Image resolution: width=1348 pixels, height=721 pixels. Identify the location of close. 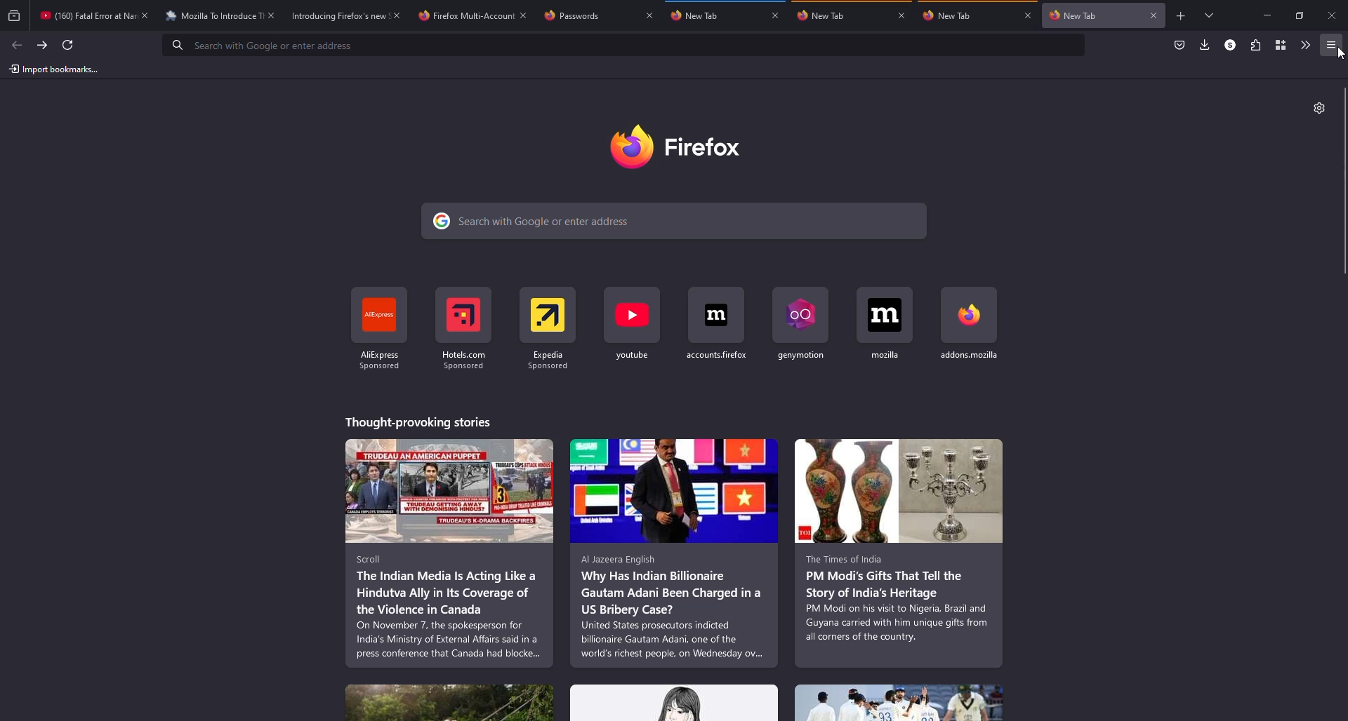
(524, 15).